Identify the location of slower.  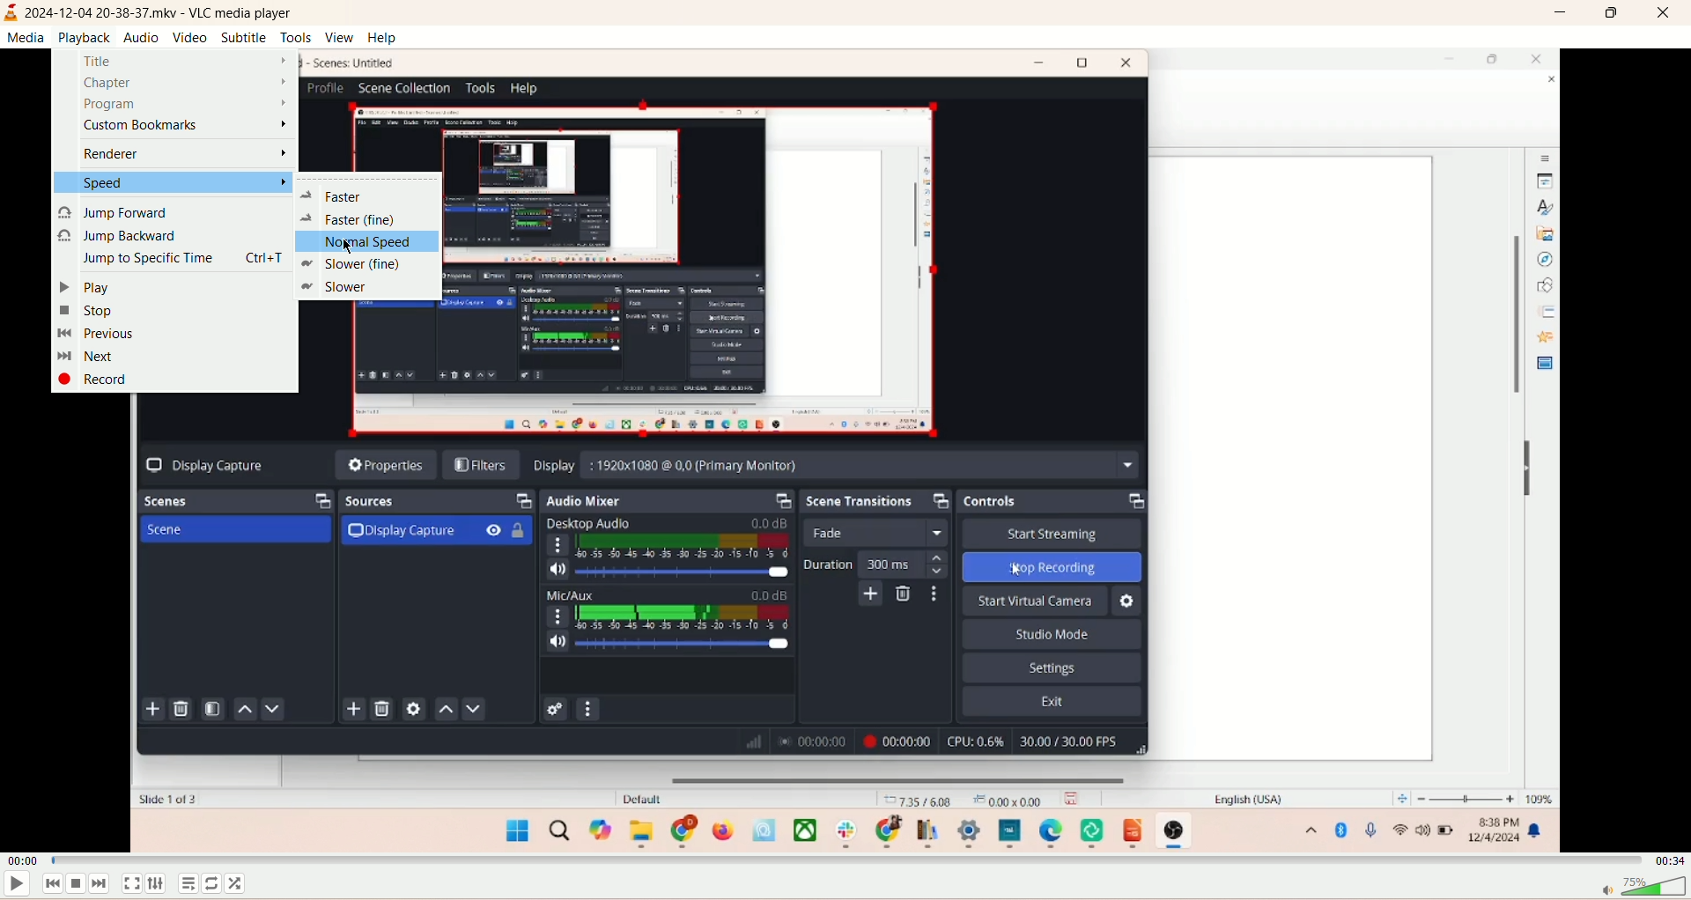
(335, 289).